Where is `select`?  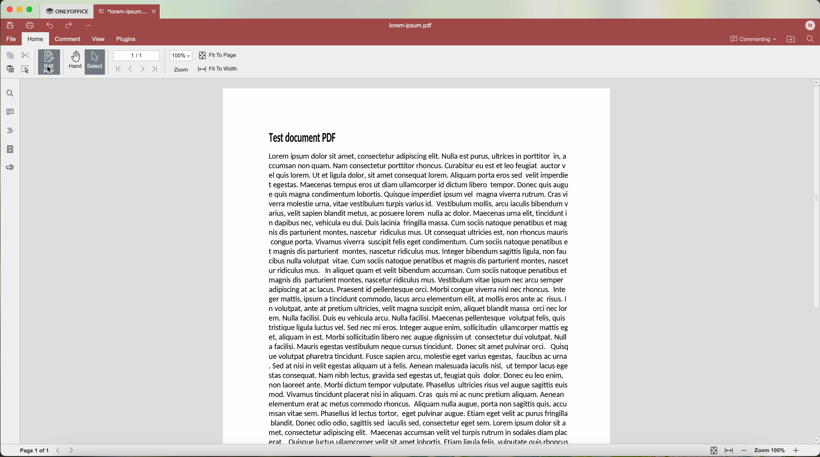 select is located at coordinates (95, 62).